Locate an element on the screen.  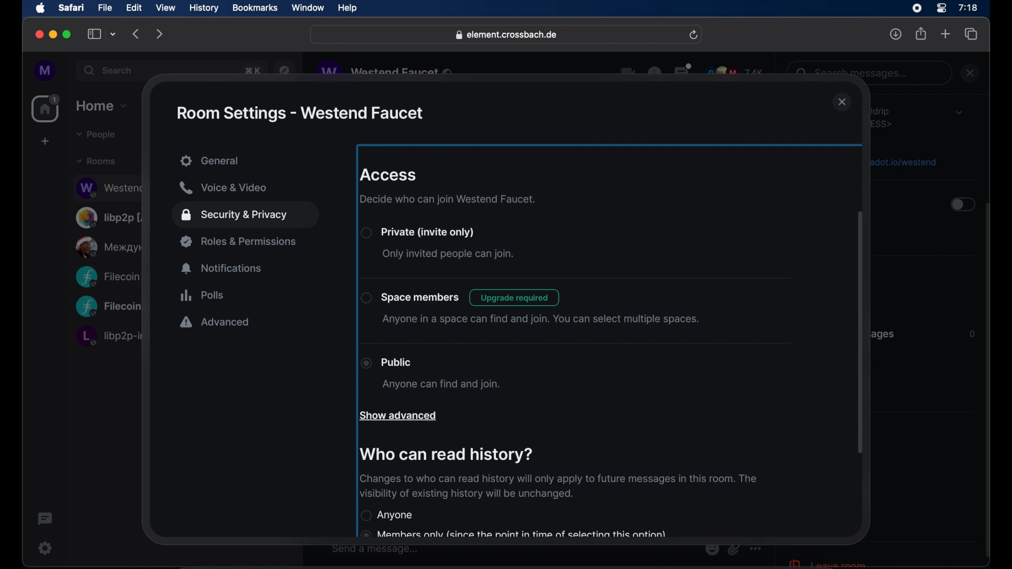
web address is located at coordinates (508, 35).